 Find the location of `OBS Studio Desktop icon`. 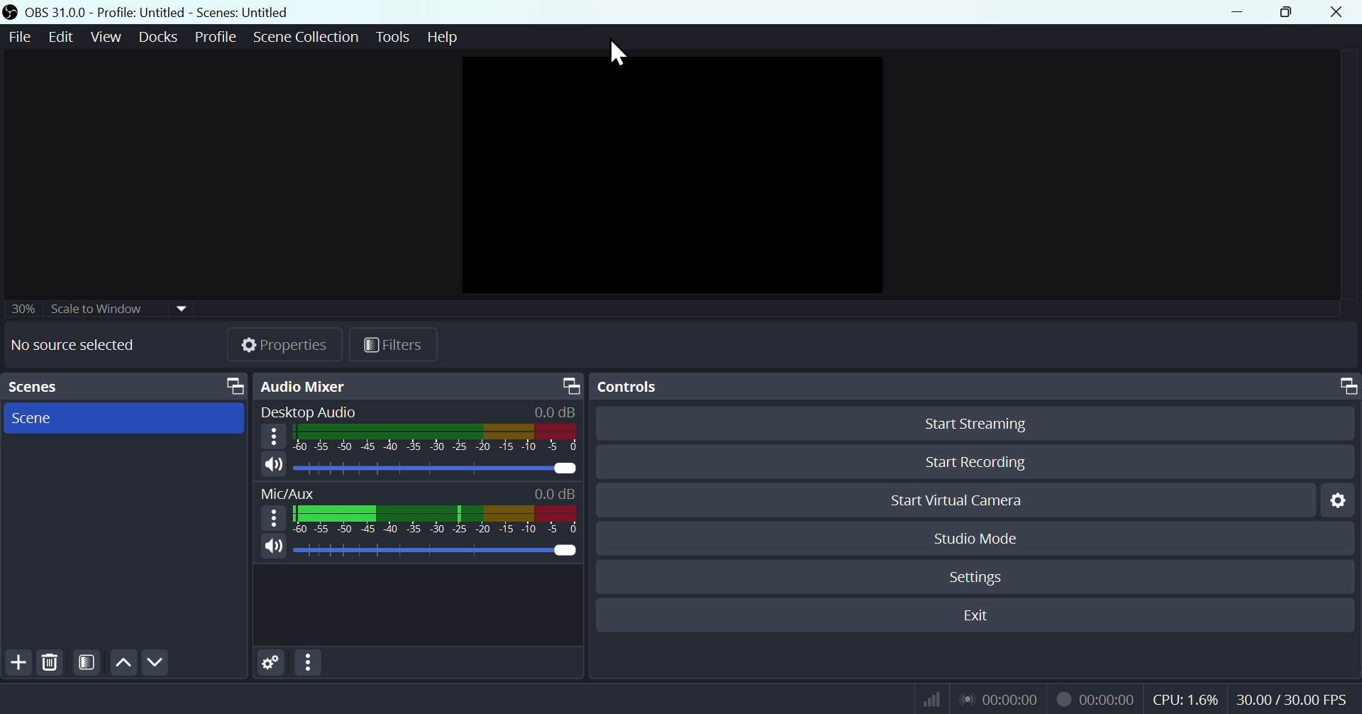

OBS Studio Desktop icon is located at coordinates (9, 12).